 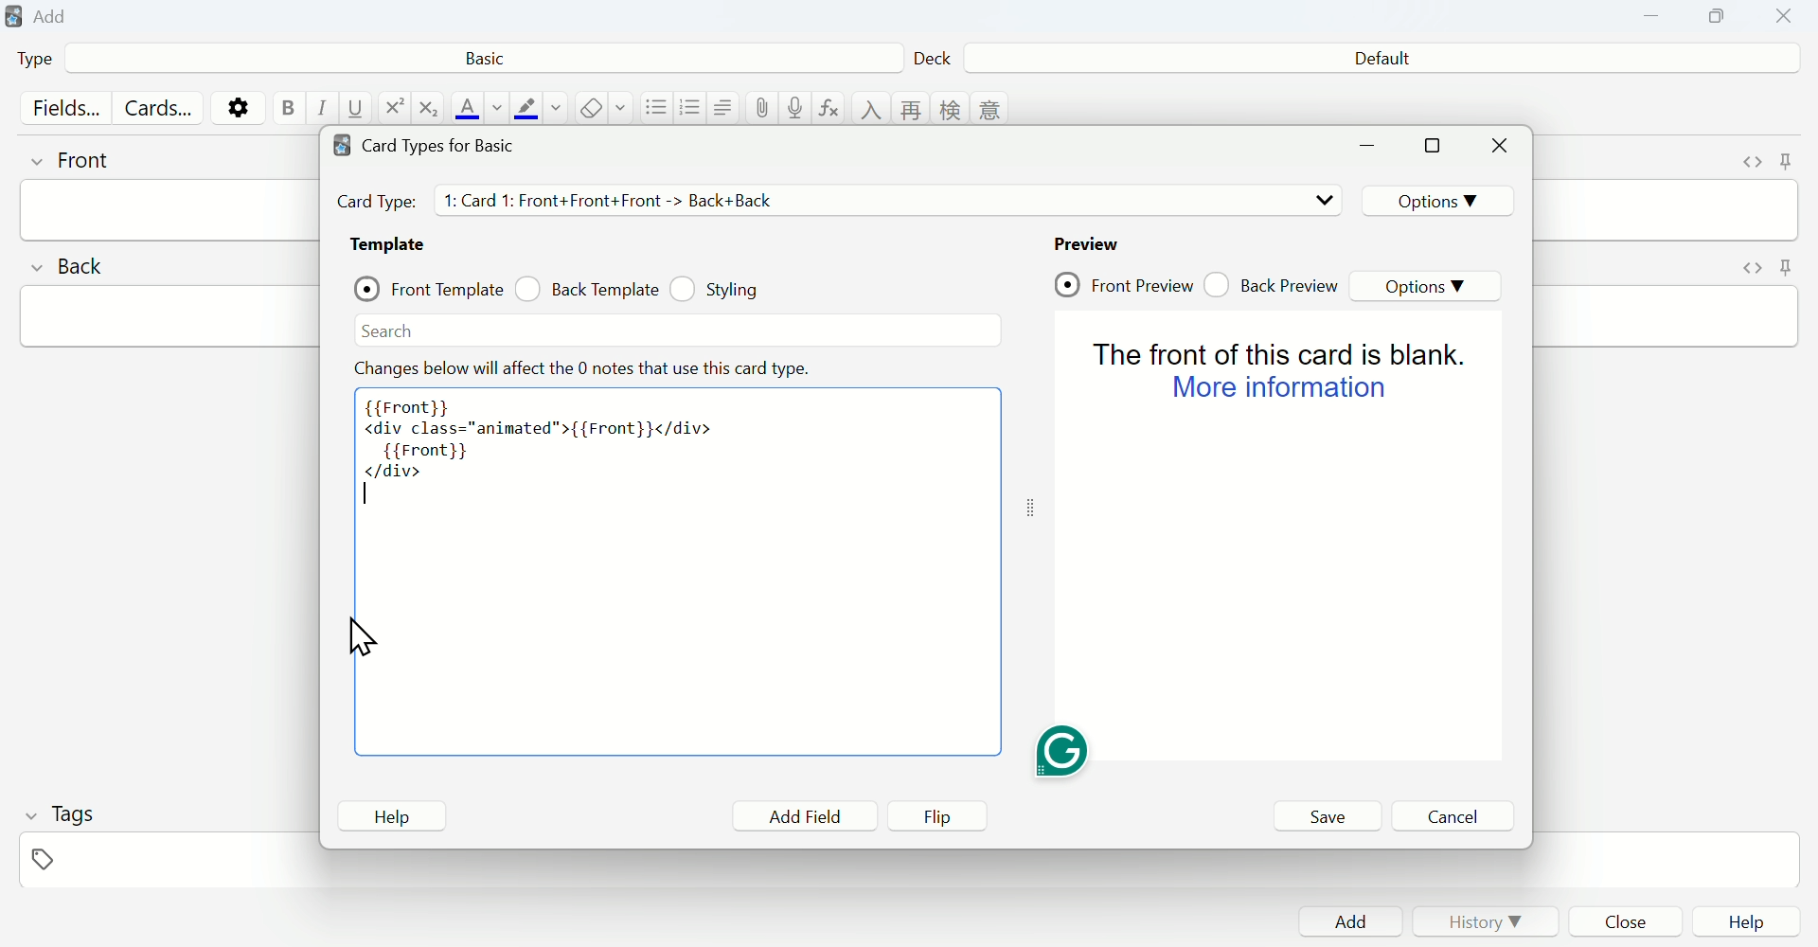 What do you see at coordinates (951, 108) in the screenshot?
I see `language` at bounding box center [951, 108].